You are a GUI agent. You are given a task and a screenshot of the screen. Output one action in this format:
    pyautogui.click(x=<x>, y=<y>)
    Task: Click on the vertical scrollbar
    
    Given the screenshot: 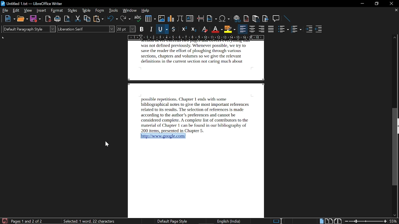 What is the action you would take?
    pyautogui.click(x=395, y=147)
    